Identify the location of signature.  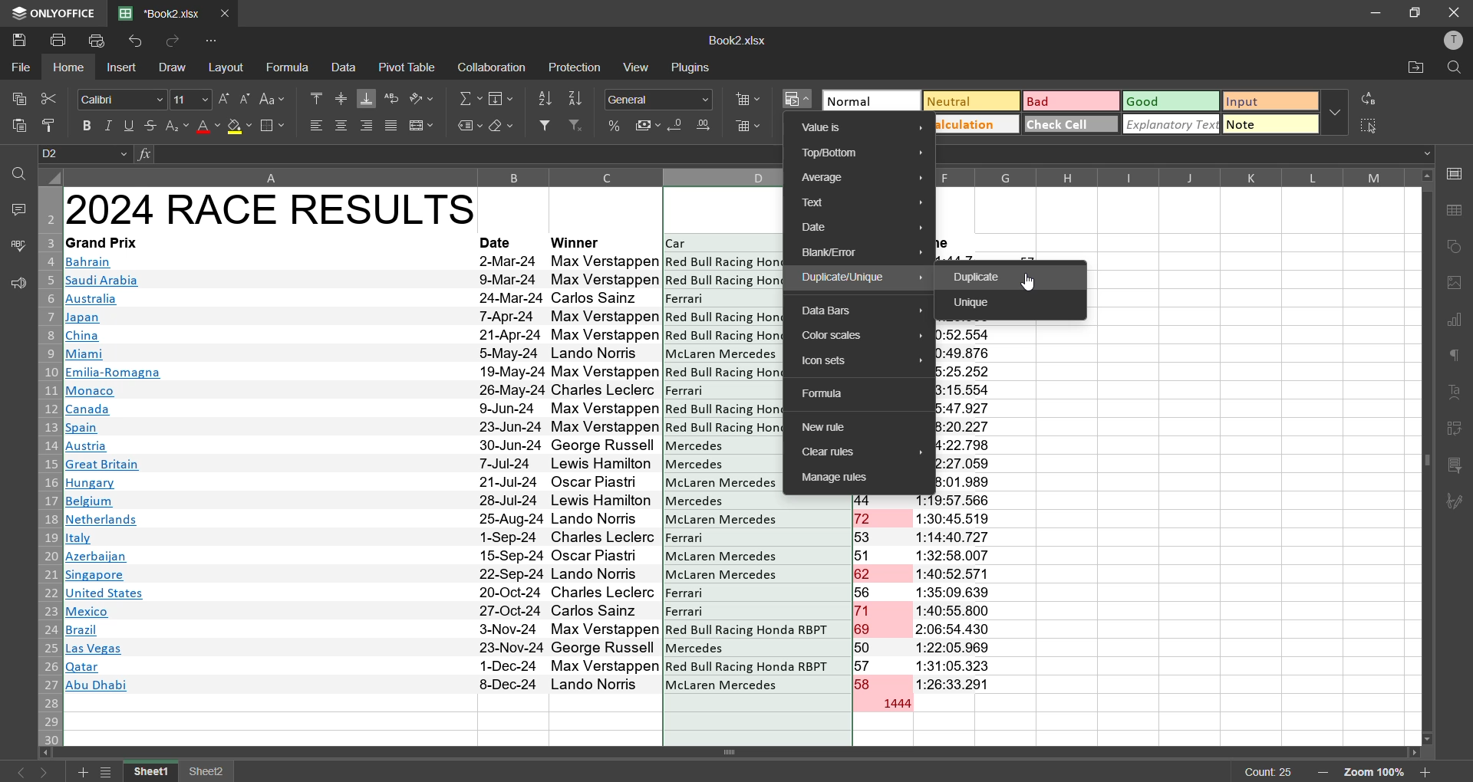
(1455, 502).